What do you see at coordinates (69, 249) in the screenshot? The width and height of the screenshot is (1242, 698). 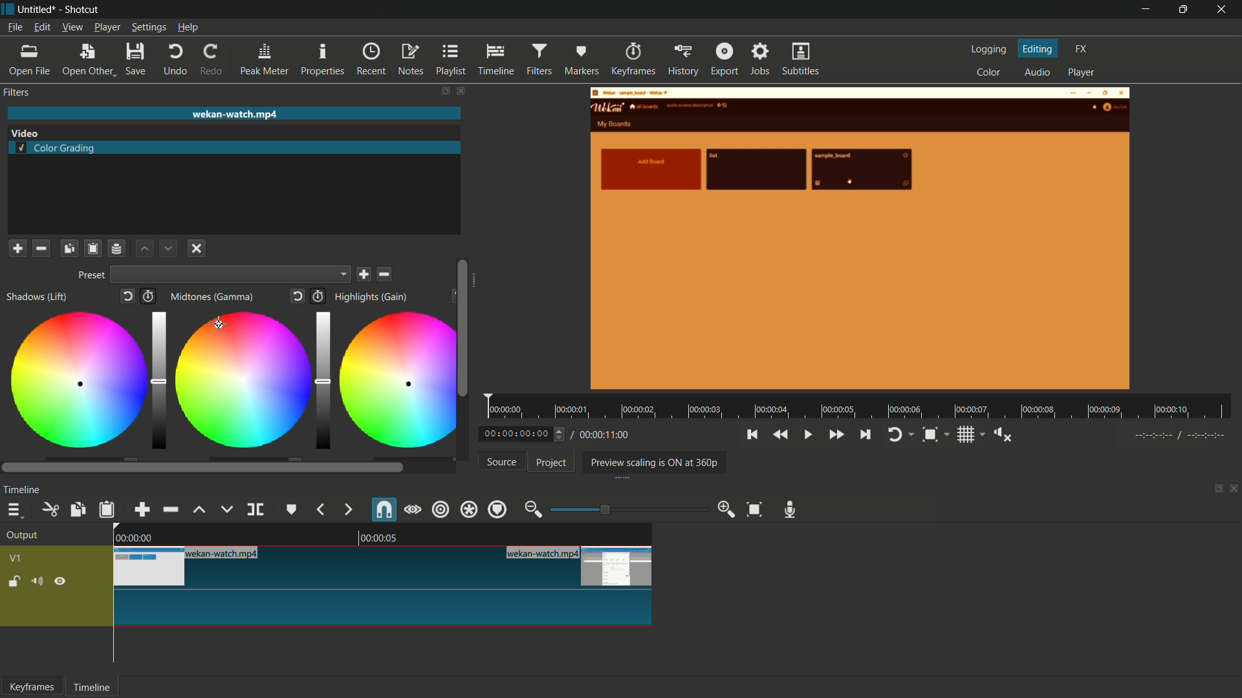 I see `copy checked filters` at bounding box center [69, 249].